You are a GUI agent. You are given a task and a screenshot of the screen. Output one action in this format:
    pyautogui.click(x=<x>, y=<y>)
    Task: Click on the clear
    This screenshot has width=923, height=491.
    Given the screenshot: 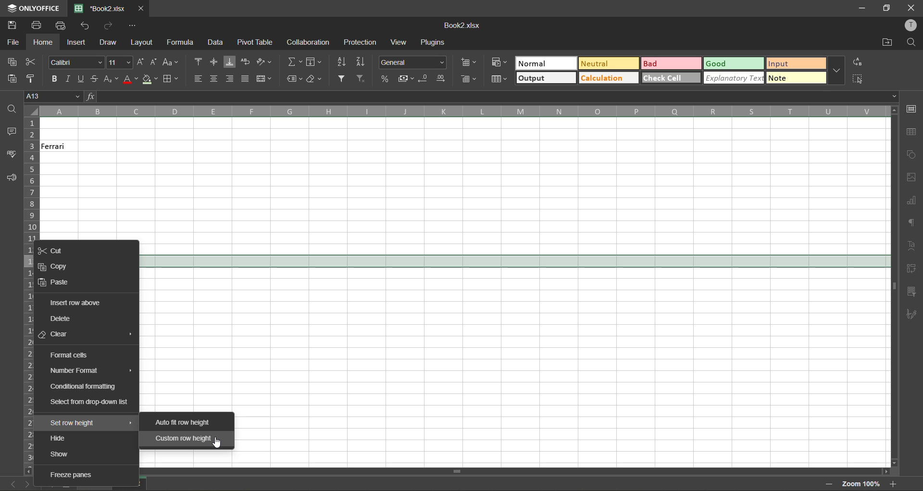 What is the action you would take?
    pyautogui.click(x=86, y=335)
    